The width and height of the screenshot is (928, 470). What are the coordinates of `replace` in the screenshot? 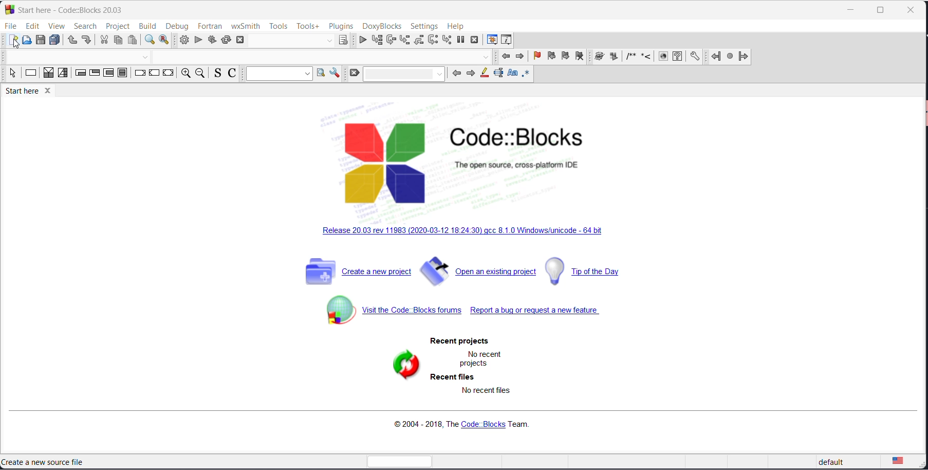 It's located at (164, 40).